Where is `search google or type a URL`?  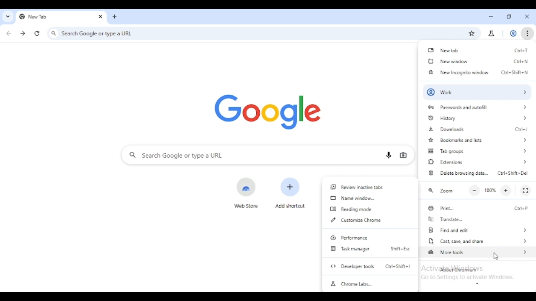 search google or type a URL is located at coordinates (250, 33).